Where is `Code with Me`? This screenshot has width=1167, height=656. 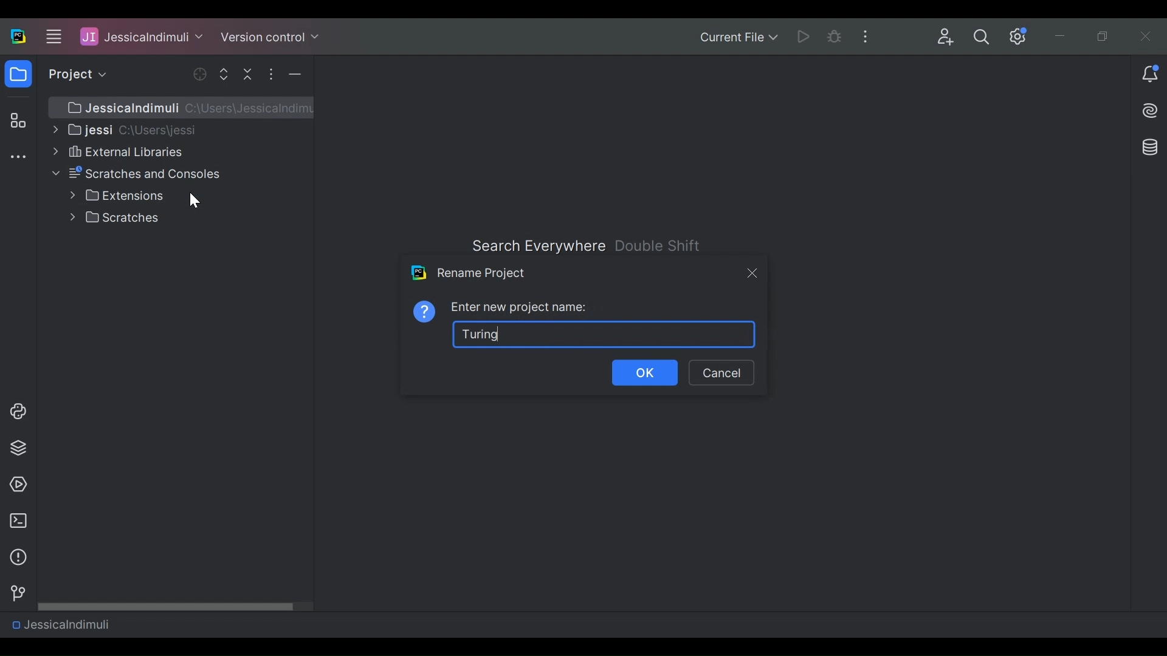
Code with Me is located at coordinates (946, 37).